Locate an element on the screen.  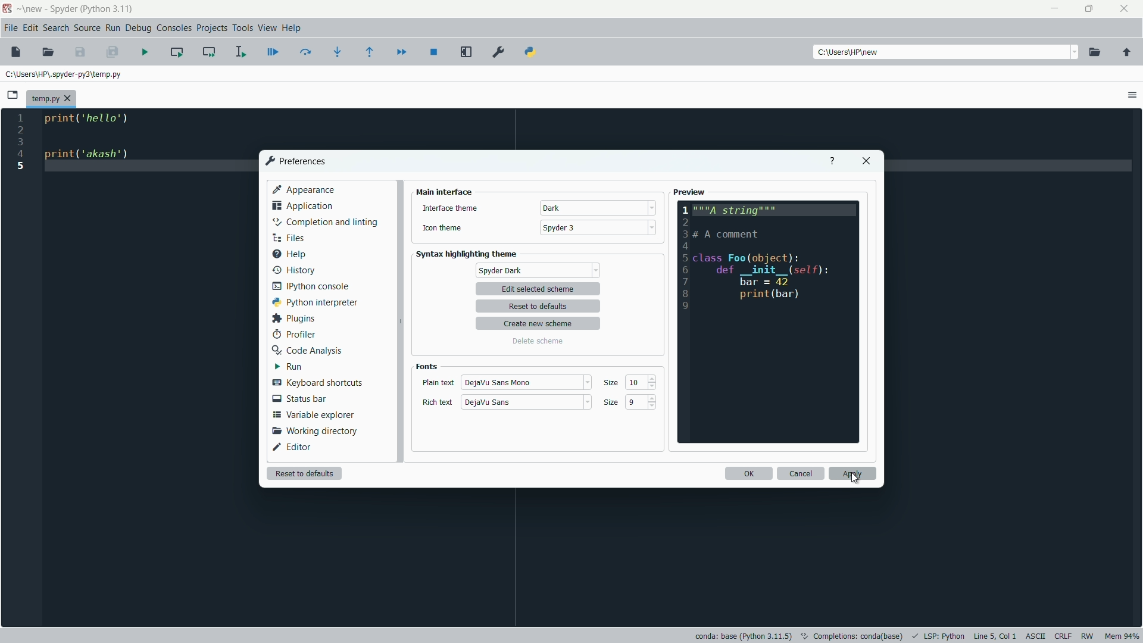
projects menu is located at coordinates (211, 29).